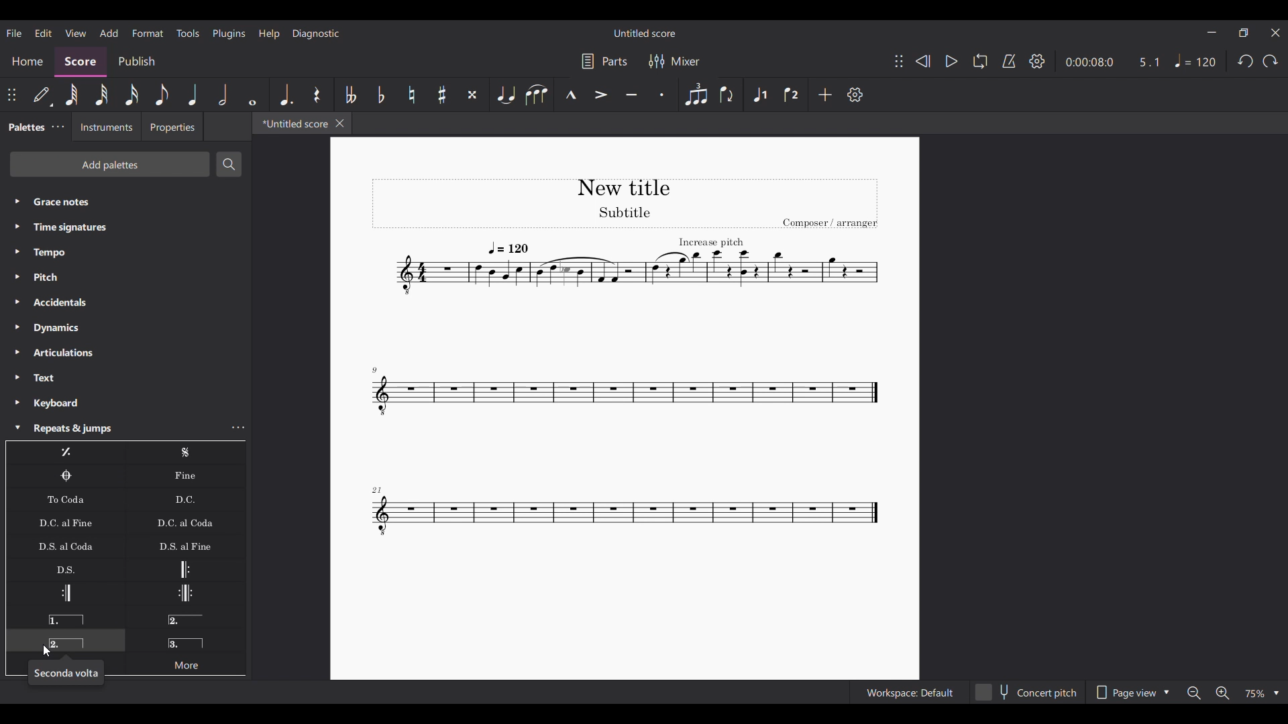 Image resolution: width=1288 pixels, height=724 pixels. What do you see at coordinates (292, 123) in the screenshot?
I see `*Untitled score, current tab` at bounding box center [292, 123].